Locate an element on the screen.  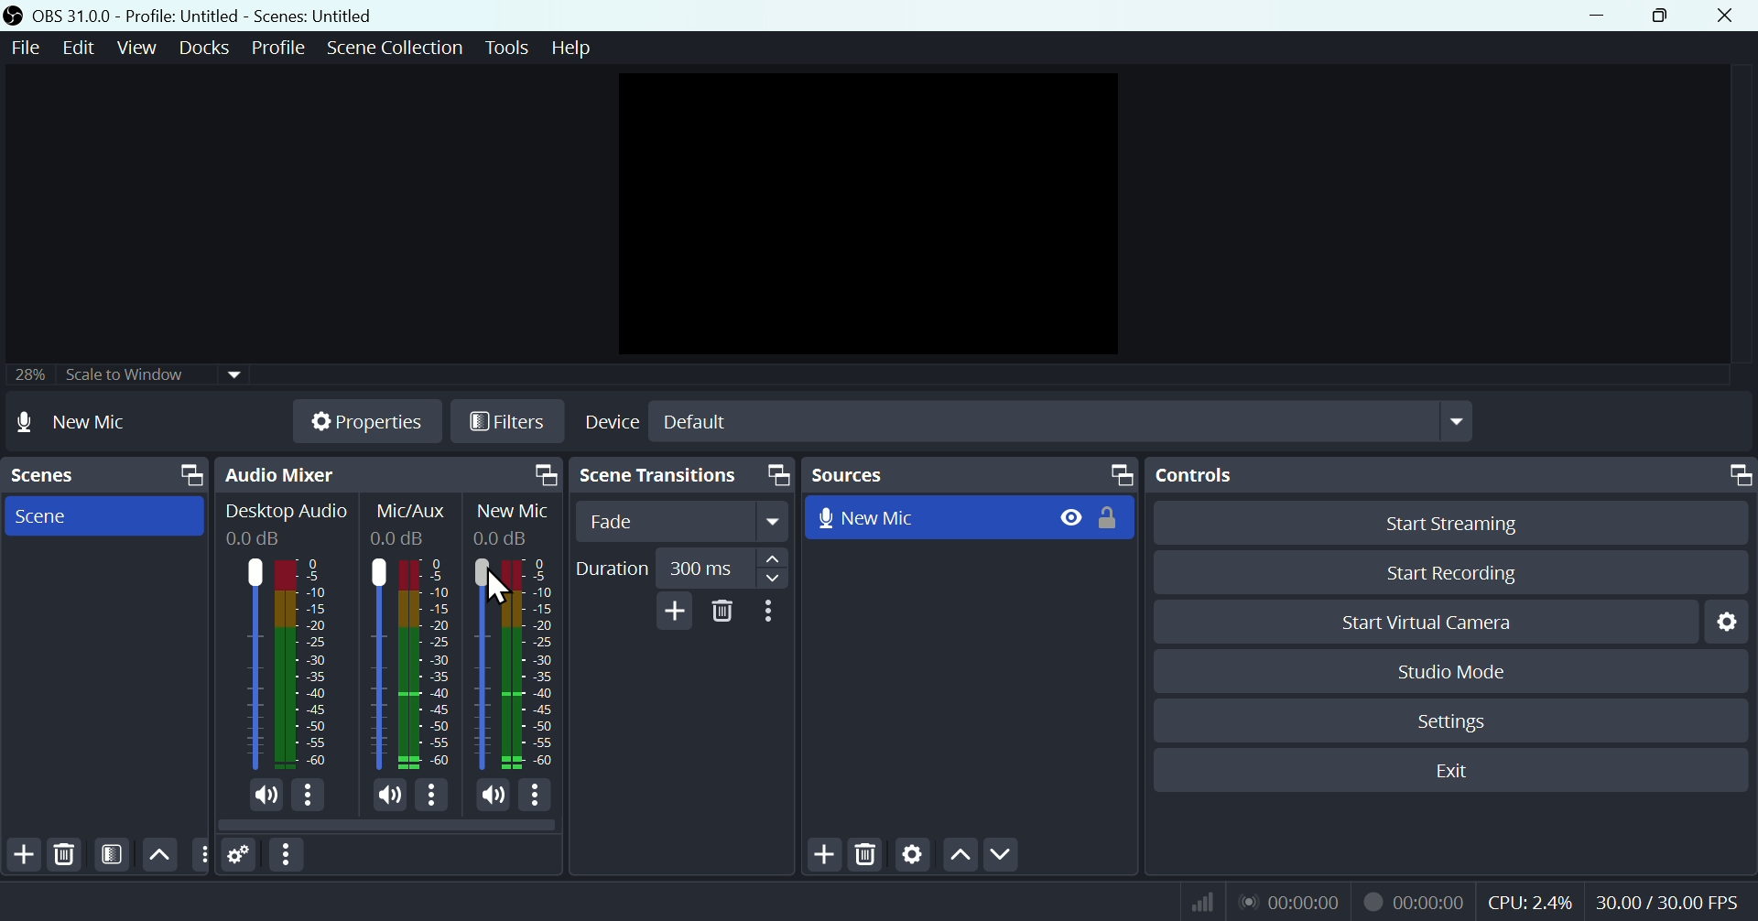
start Virtual camera is located at coordinates (1437, 623).